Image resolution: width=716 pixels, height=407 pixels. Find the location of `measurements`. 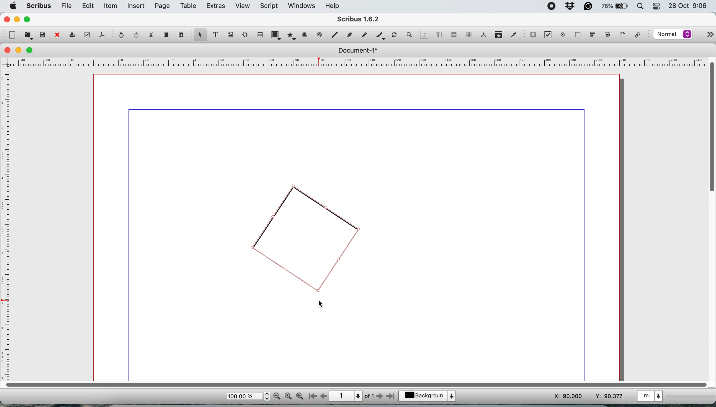

measurements is located at coordinates (483, 35).